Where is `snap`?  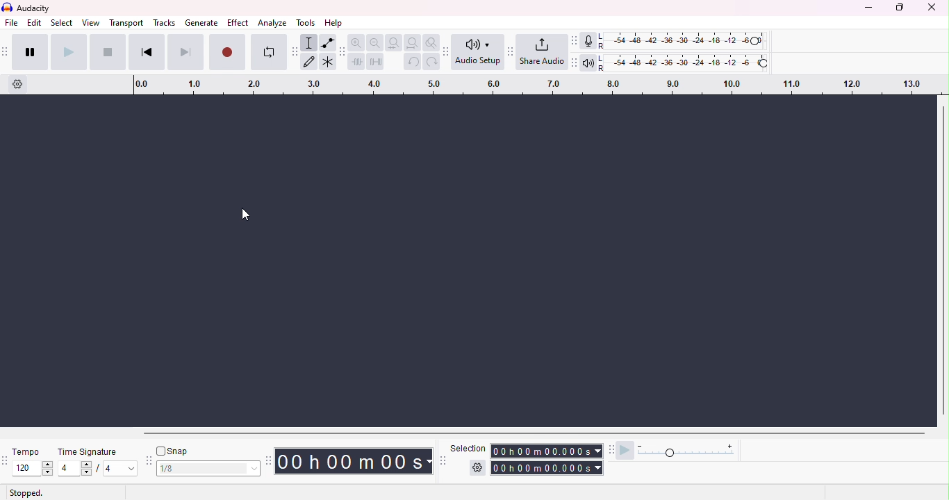 snap is located at coordinates (174, 452).